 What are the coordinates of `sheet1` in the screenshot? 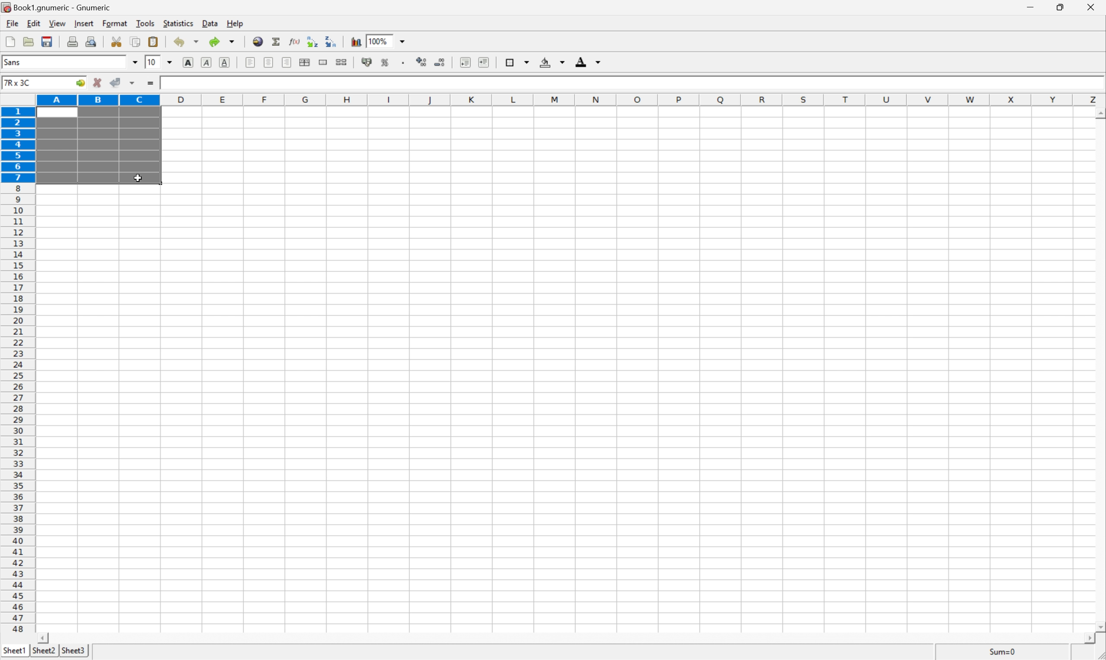 It's located at (14, 652).